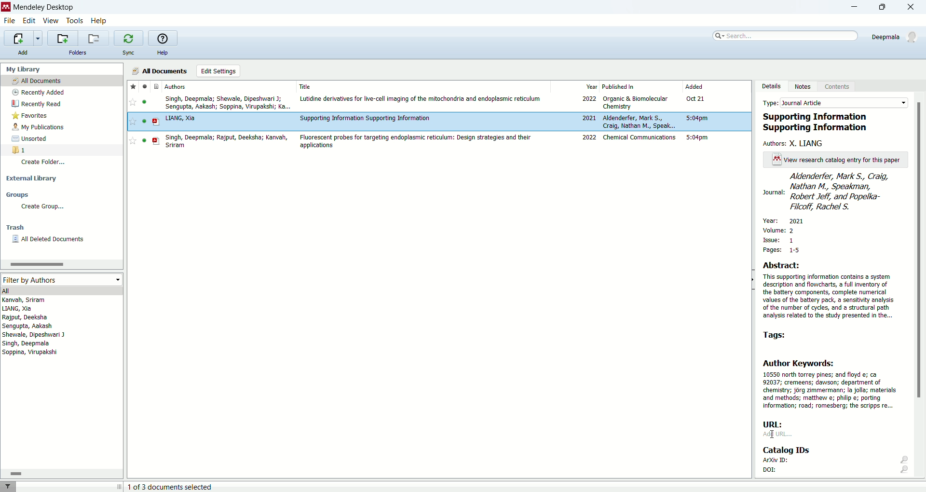 This screenshot has width=926, height=492. What do you see at coordinates (15, 227) in the screenshot?
I see `trash` at bounding box center [15, 227].